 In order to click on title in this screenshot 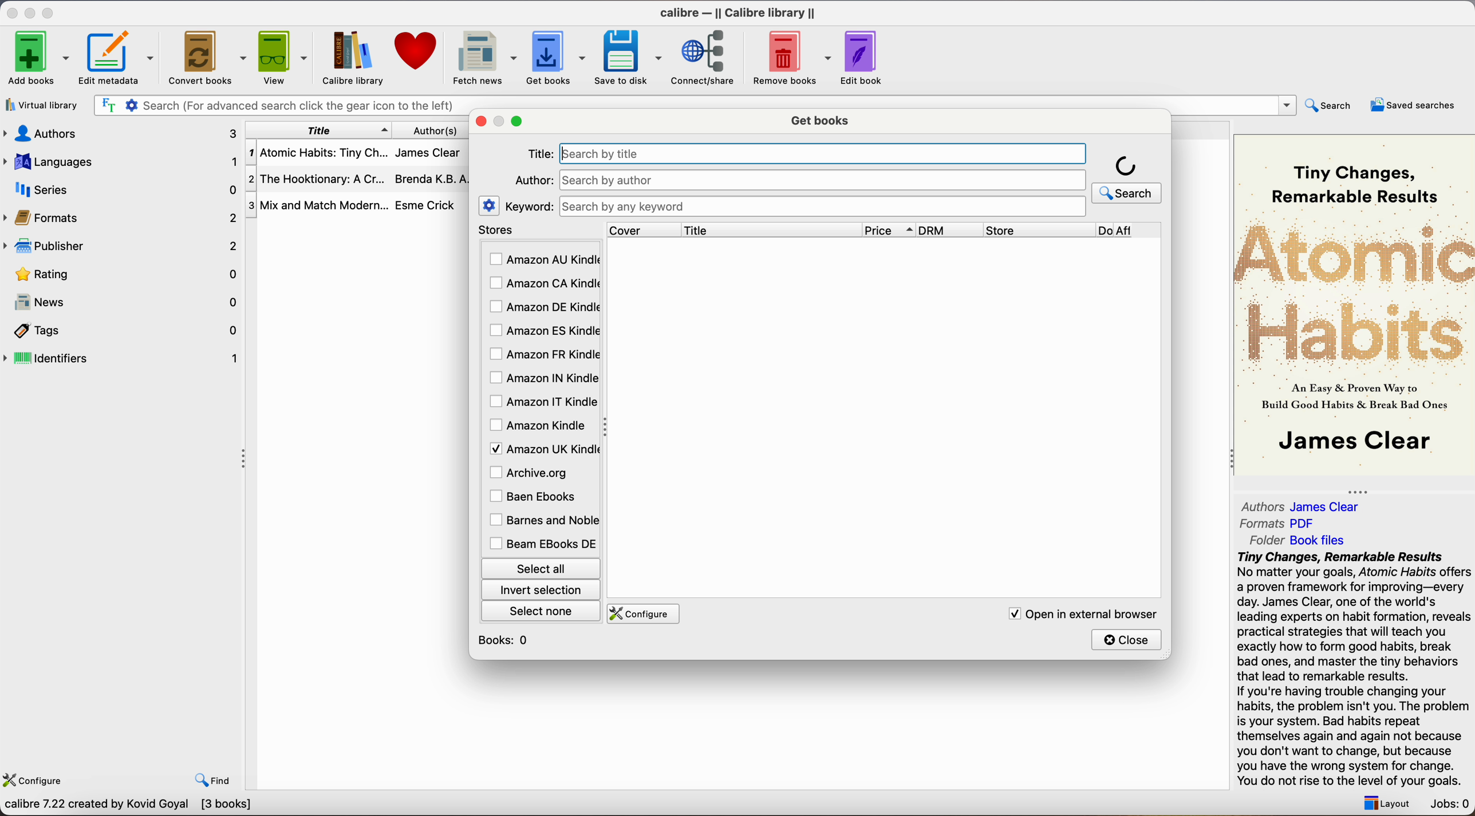, I will do `click(771, 229)`.